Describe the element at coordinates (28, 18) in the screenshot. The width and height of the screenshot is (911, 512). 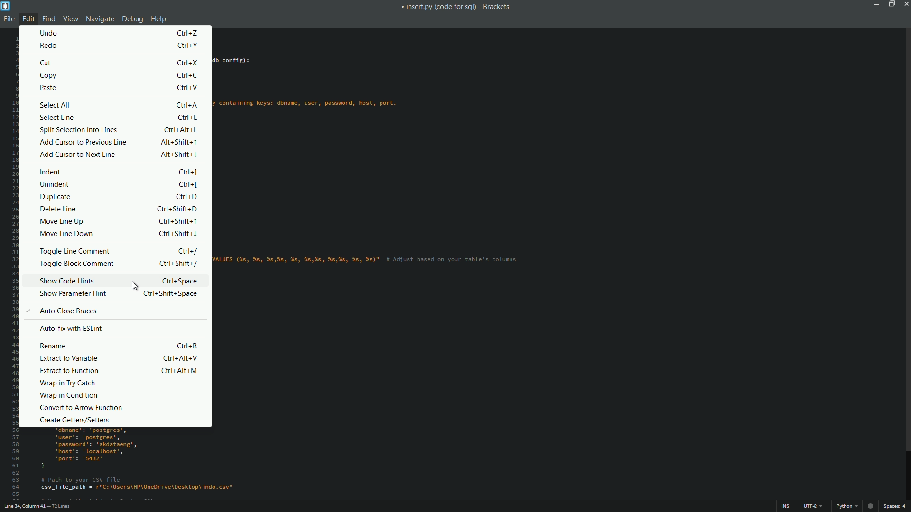
I see `edit menu` at that location.